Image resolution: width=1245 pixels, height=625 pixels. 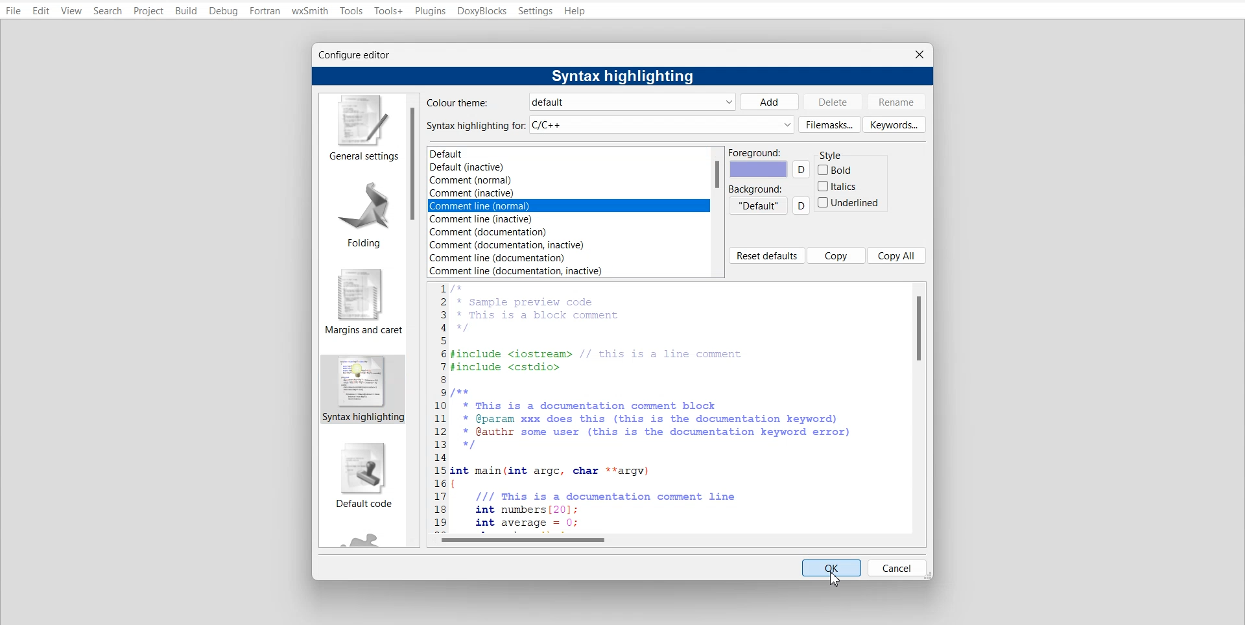 What do you see at coordinates (150, 10) in the screenshot?
I see `Project` at bounding box center [150, 10].